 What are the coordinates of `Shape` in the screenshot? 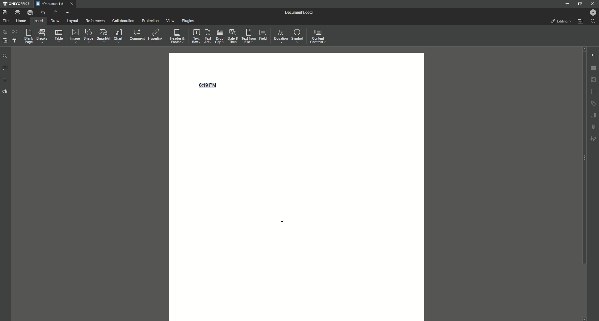 It's located at (87, 36).